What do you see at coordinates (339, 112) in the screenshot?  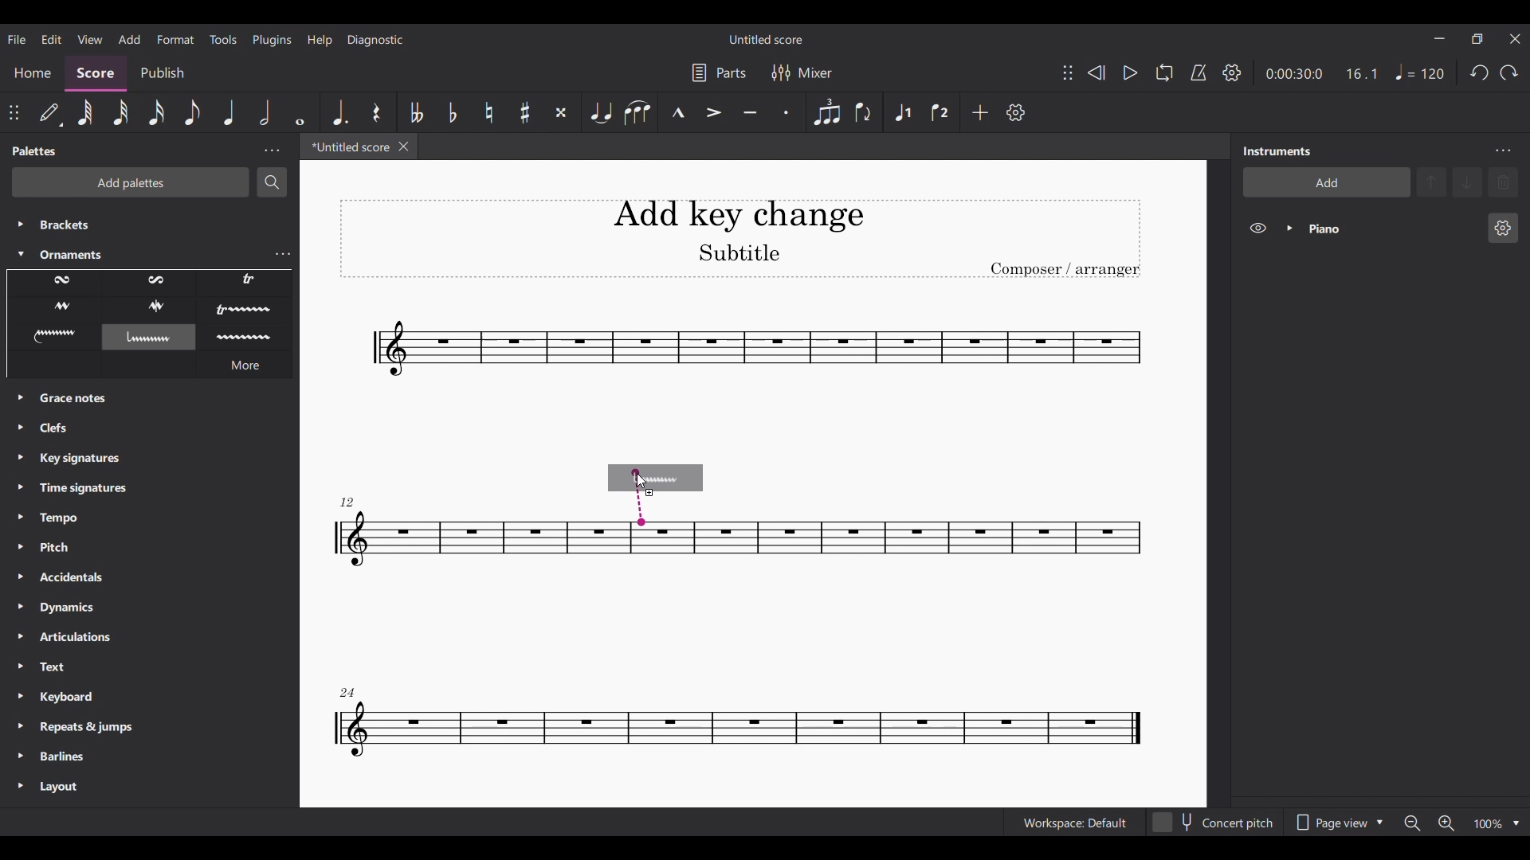 I see `Augmentation dot` at bounding box center [339, 112].